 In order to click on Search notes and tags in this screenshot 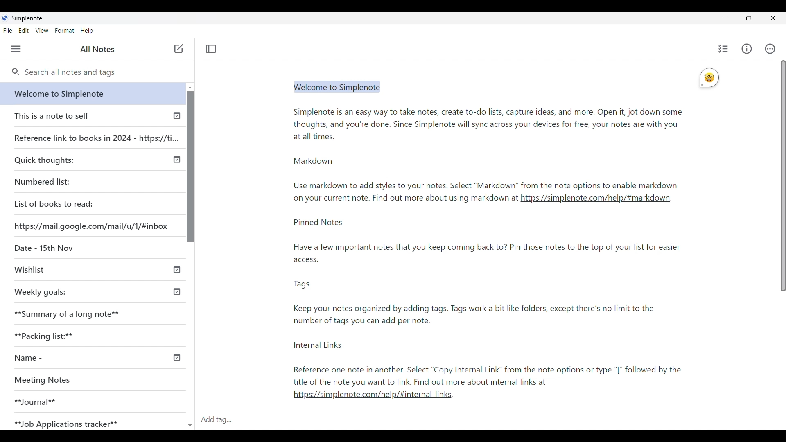, I will do `click(102, 73)`.